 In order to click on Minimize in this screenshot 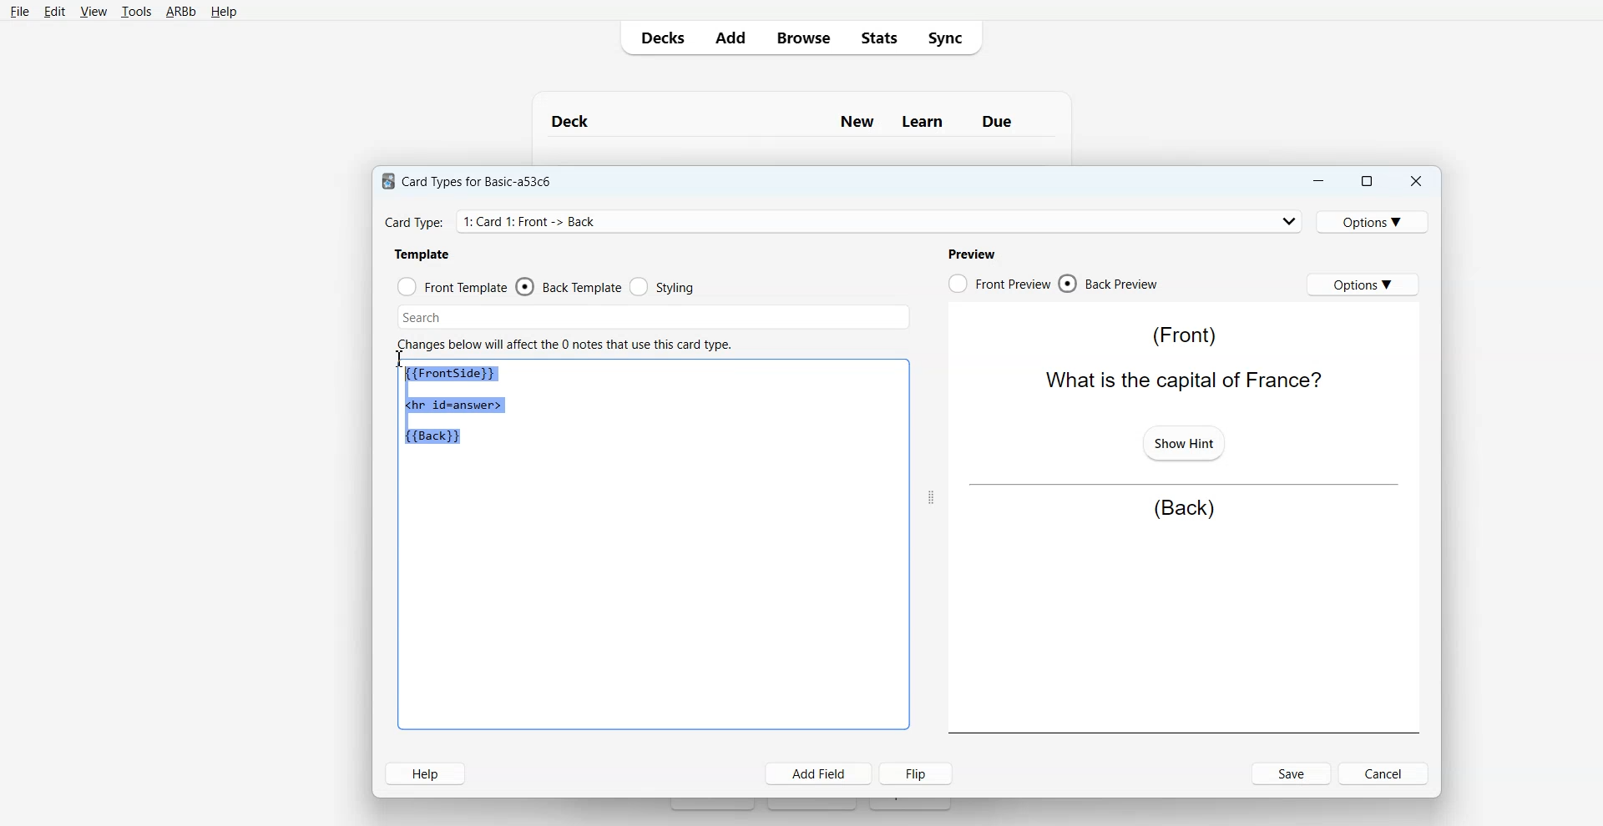, I will do `click(1317, 181)`.